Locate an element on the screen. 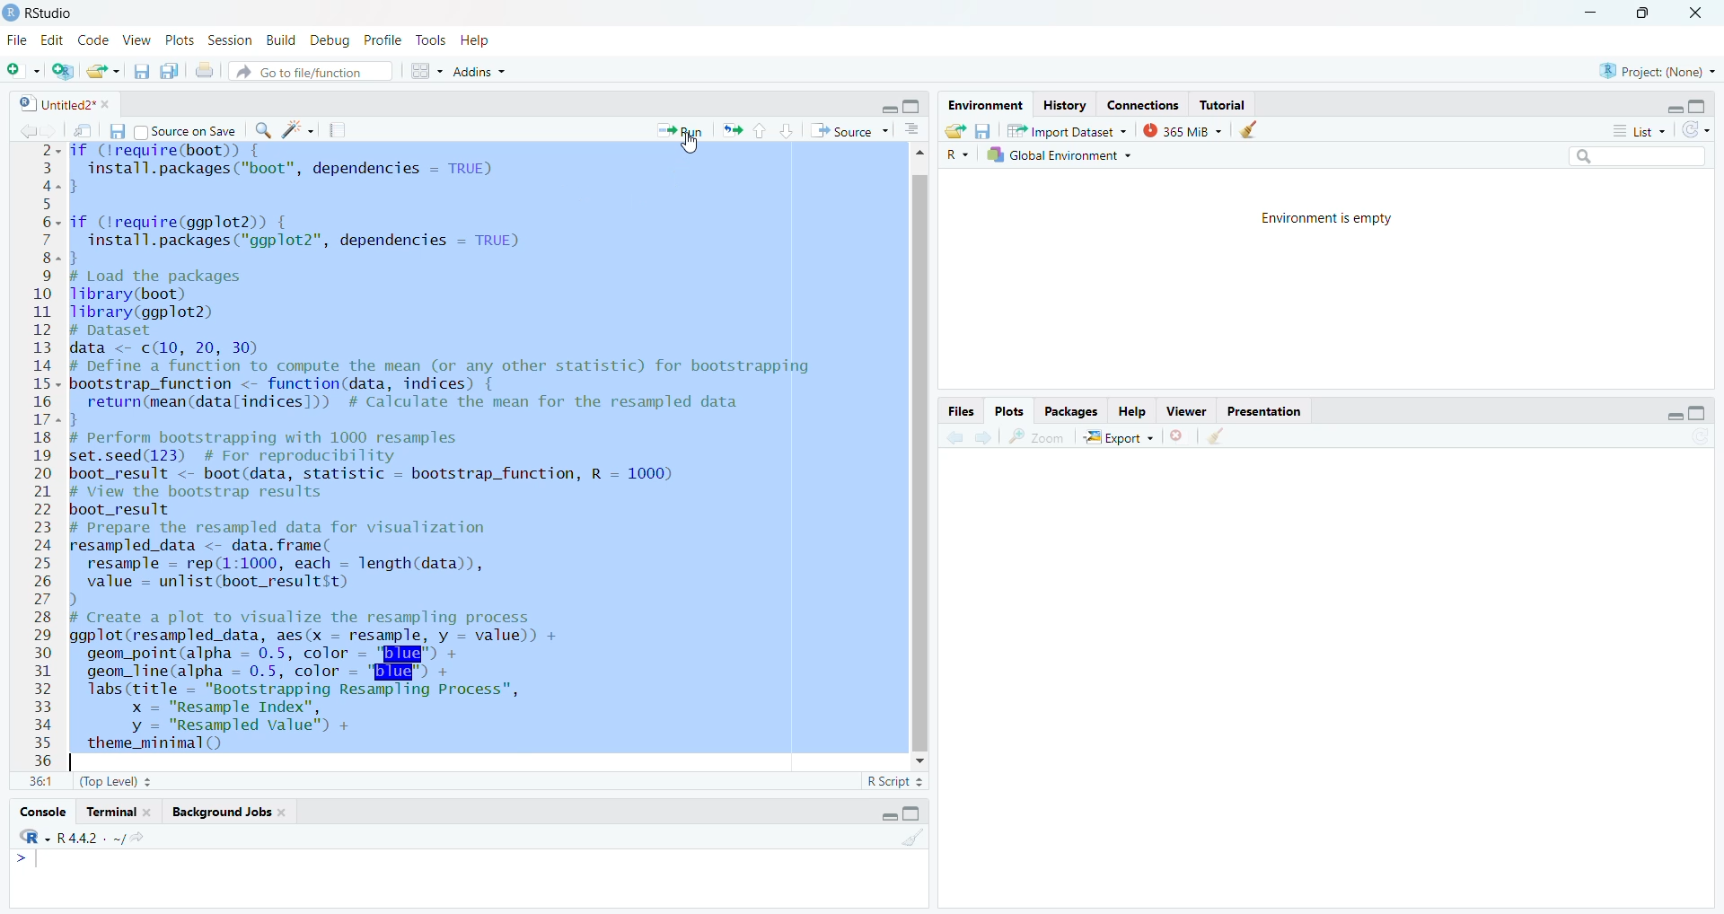 This screenshot has width=1724, height=914. show document outline is located at coordinates (918, 130).